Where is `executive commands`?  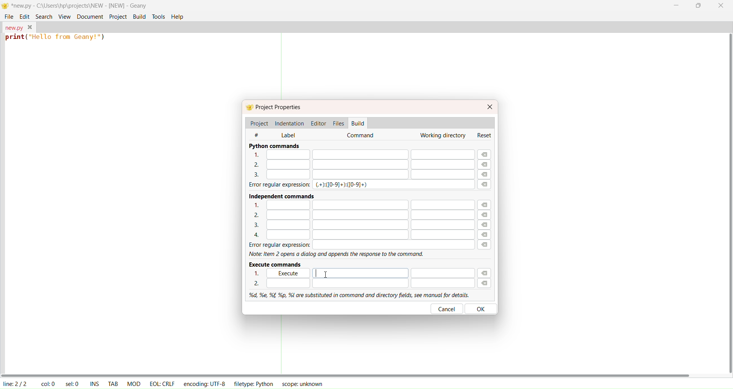
executive commands is located at coordinates (277, 264).